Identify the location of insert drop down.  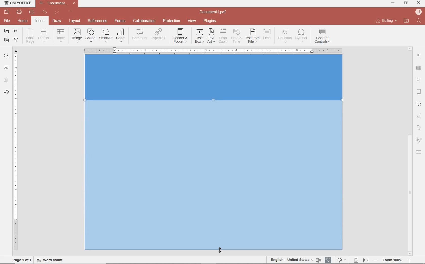
(62, 35).